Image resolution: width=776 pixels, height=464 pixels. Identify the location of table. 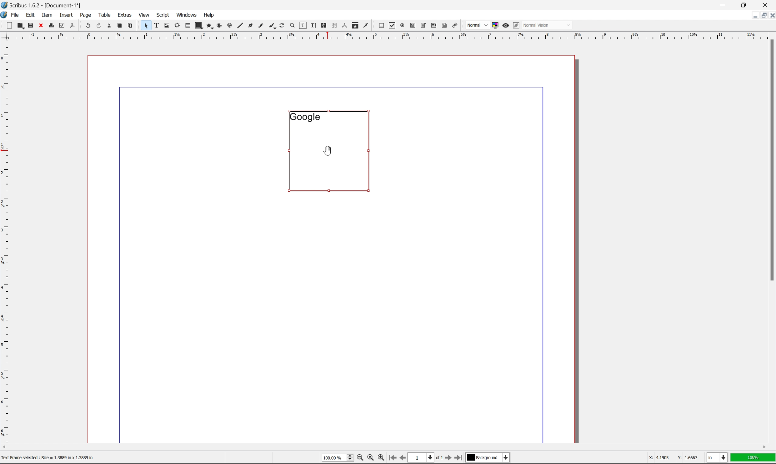
(188, 26).